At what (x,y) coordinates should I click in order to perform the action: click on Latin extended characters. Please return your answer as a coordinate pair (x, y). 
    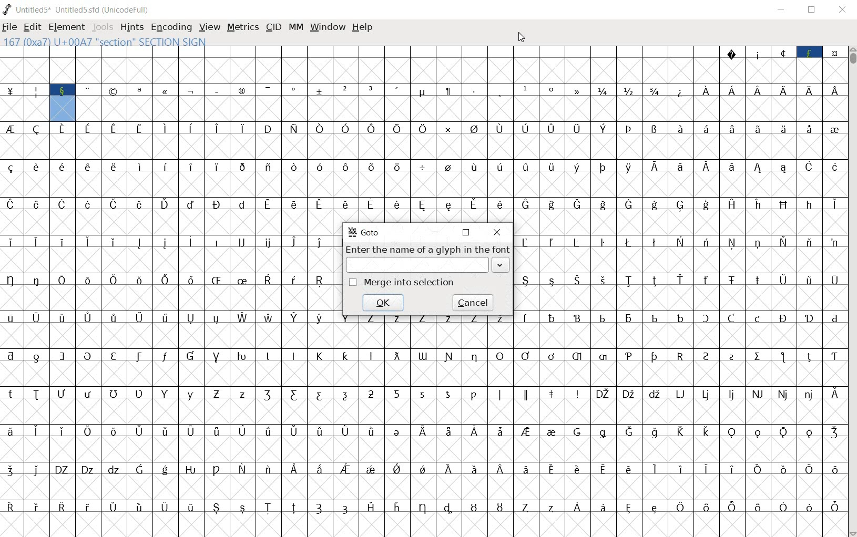
    Looking at the image, I should click on (641, 499).